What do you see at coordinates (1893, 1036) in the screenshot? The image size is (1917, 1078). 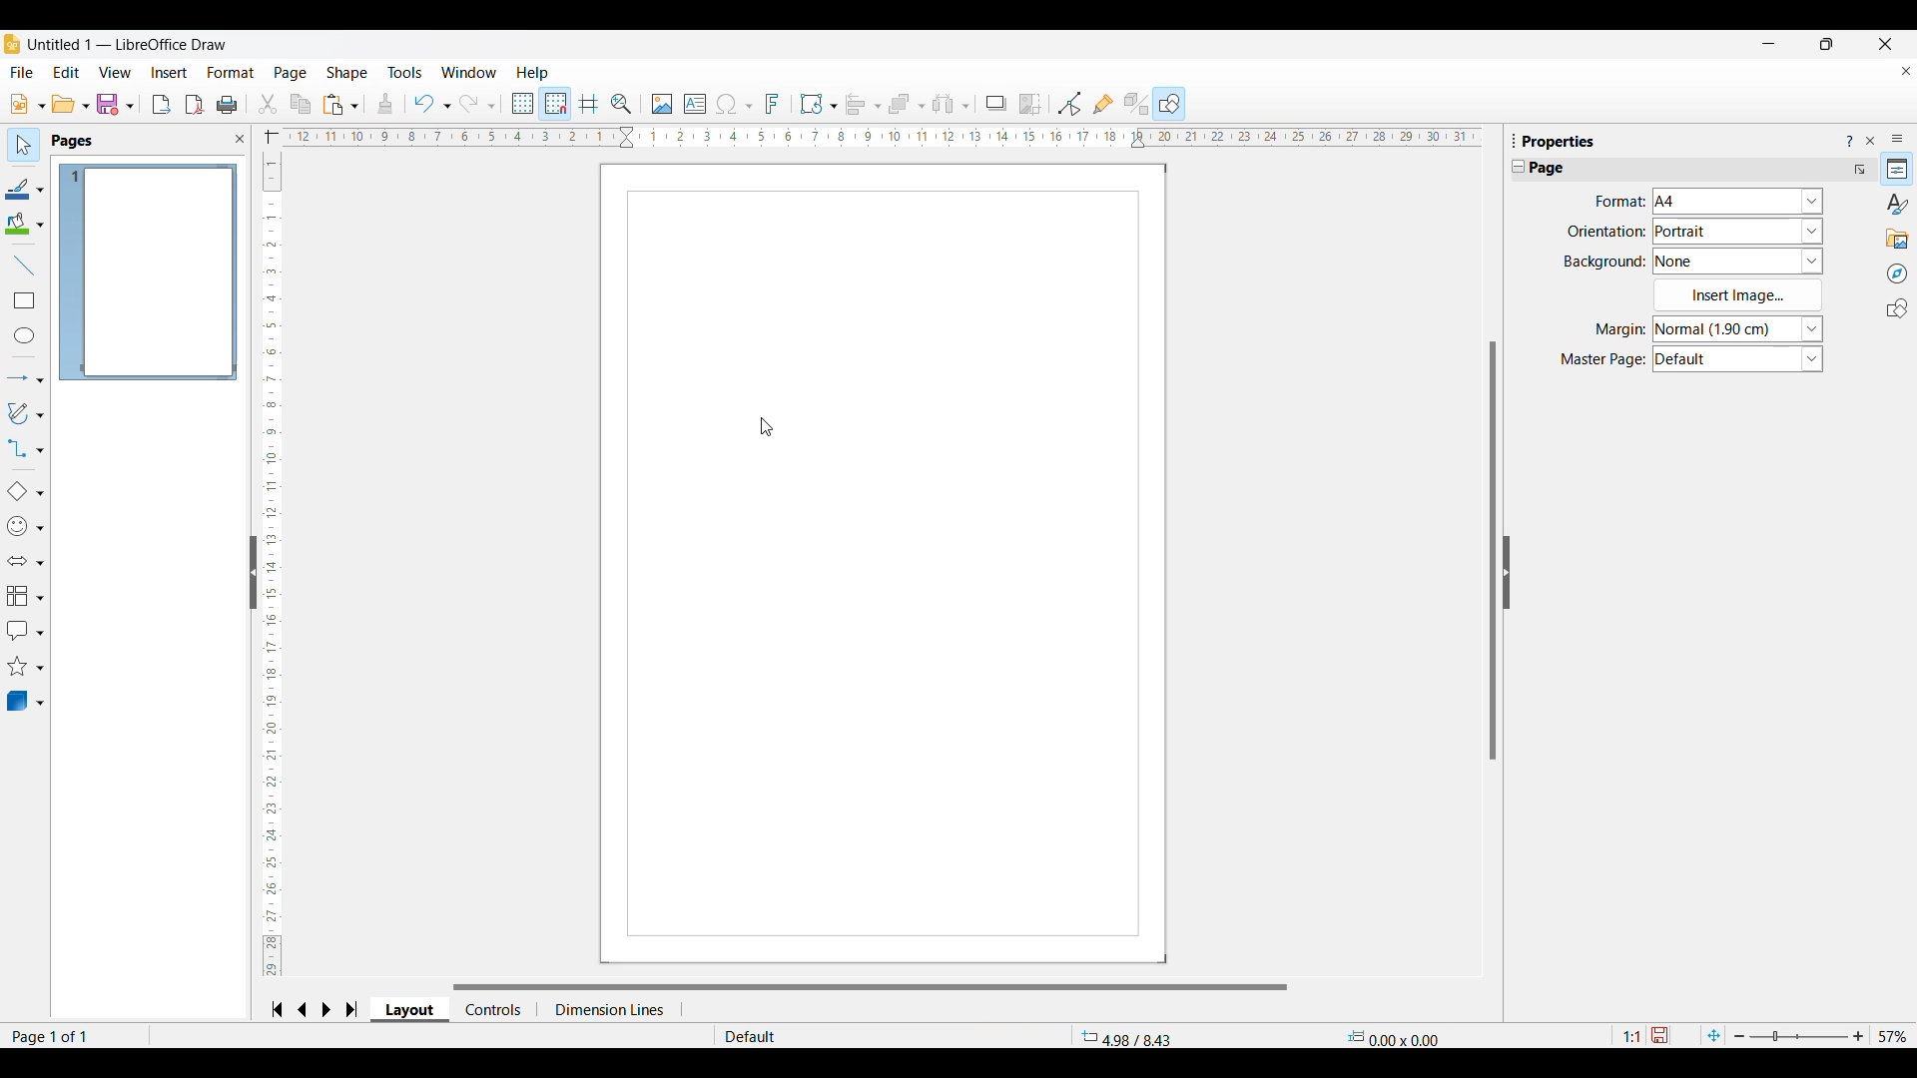 I see `57%` at bounding box center [1893, 1036].